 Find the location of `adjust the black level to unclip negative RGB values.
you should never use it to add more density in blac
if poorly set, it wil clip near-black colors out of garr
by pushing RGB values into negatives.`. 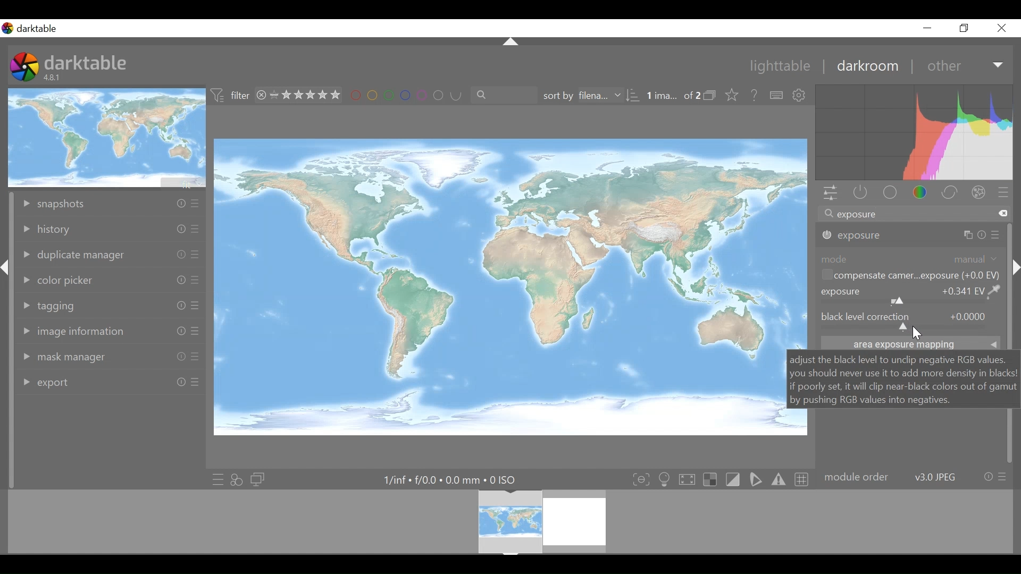

adjust the black level to unclip negative RGB values.
you should never use it to add more density in blac
if poorly set, it wil clip near-black colors out of garr
by pushing RGB values into negatives. is located at coordinates (901, 379).